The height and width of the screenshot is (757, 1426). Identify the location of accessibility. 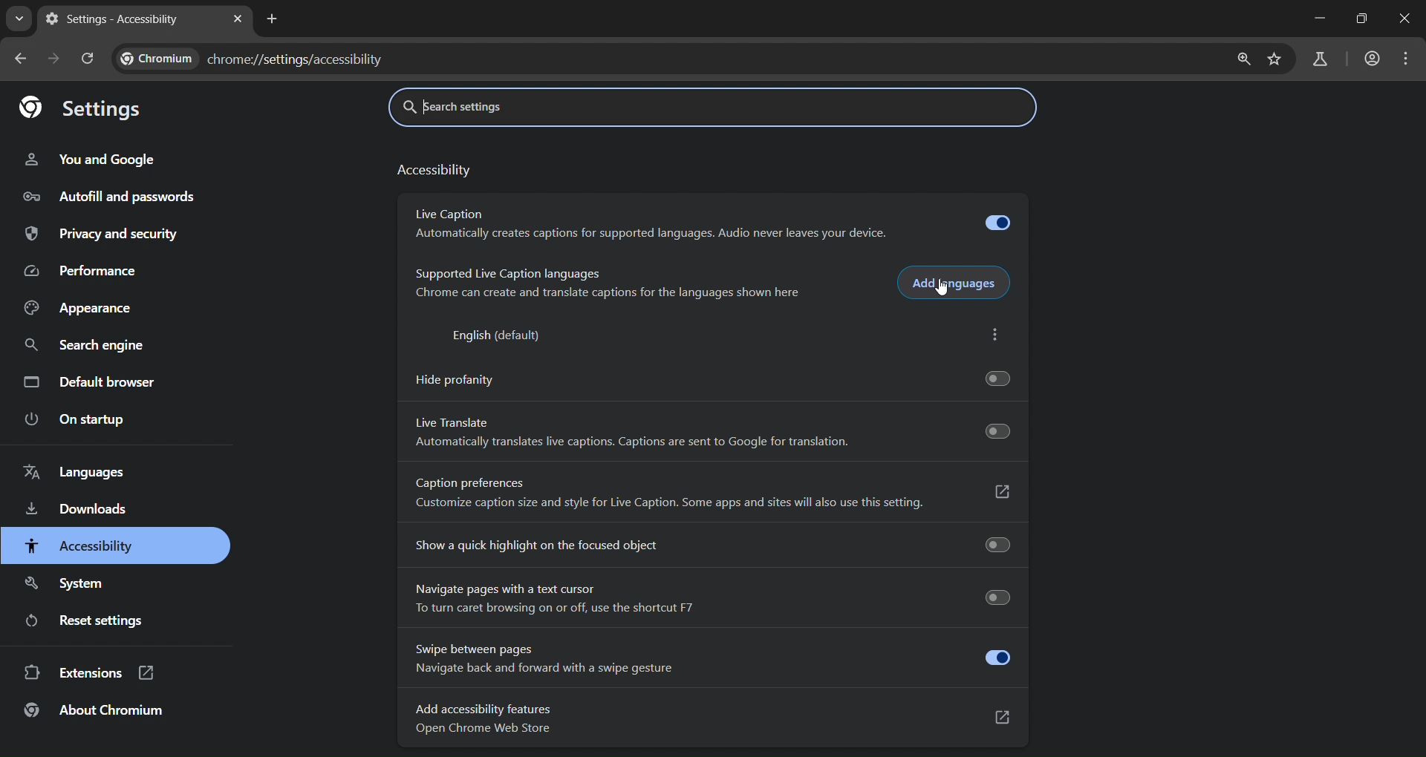
(433, 172).